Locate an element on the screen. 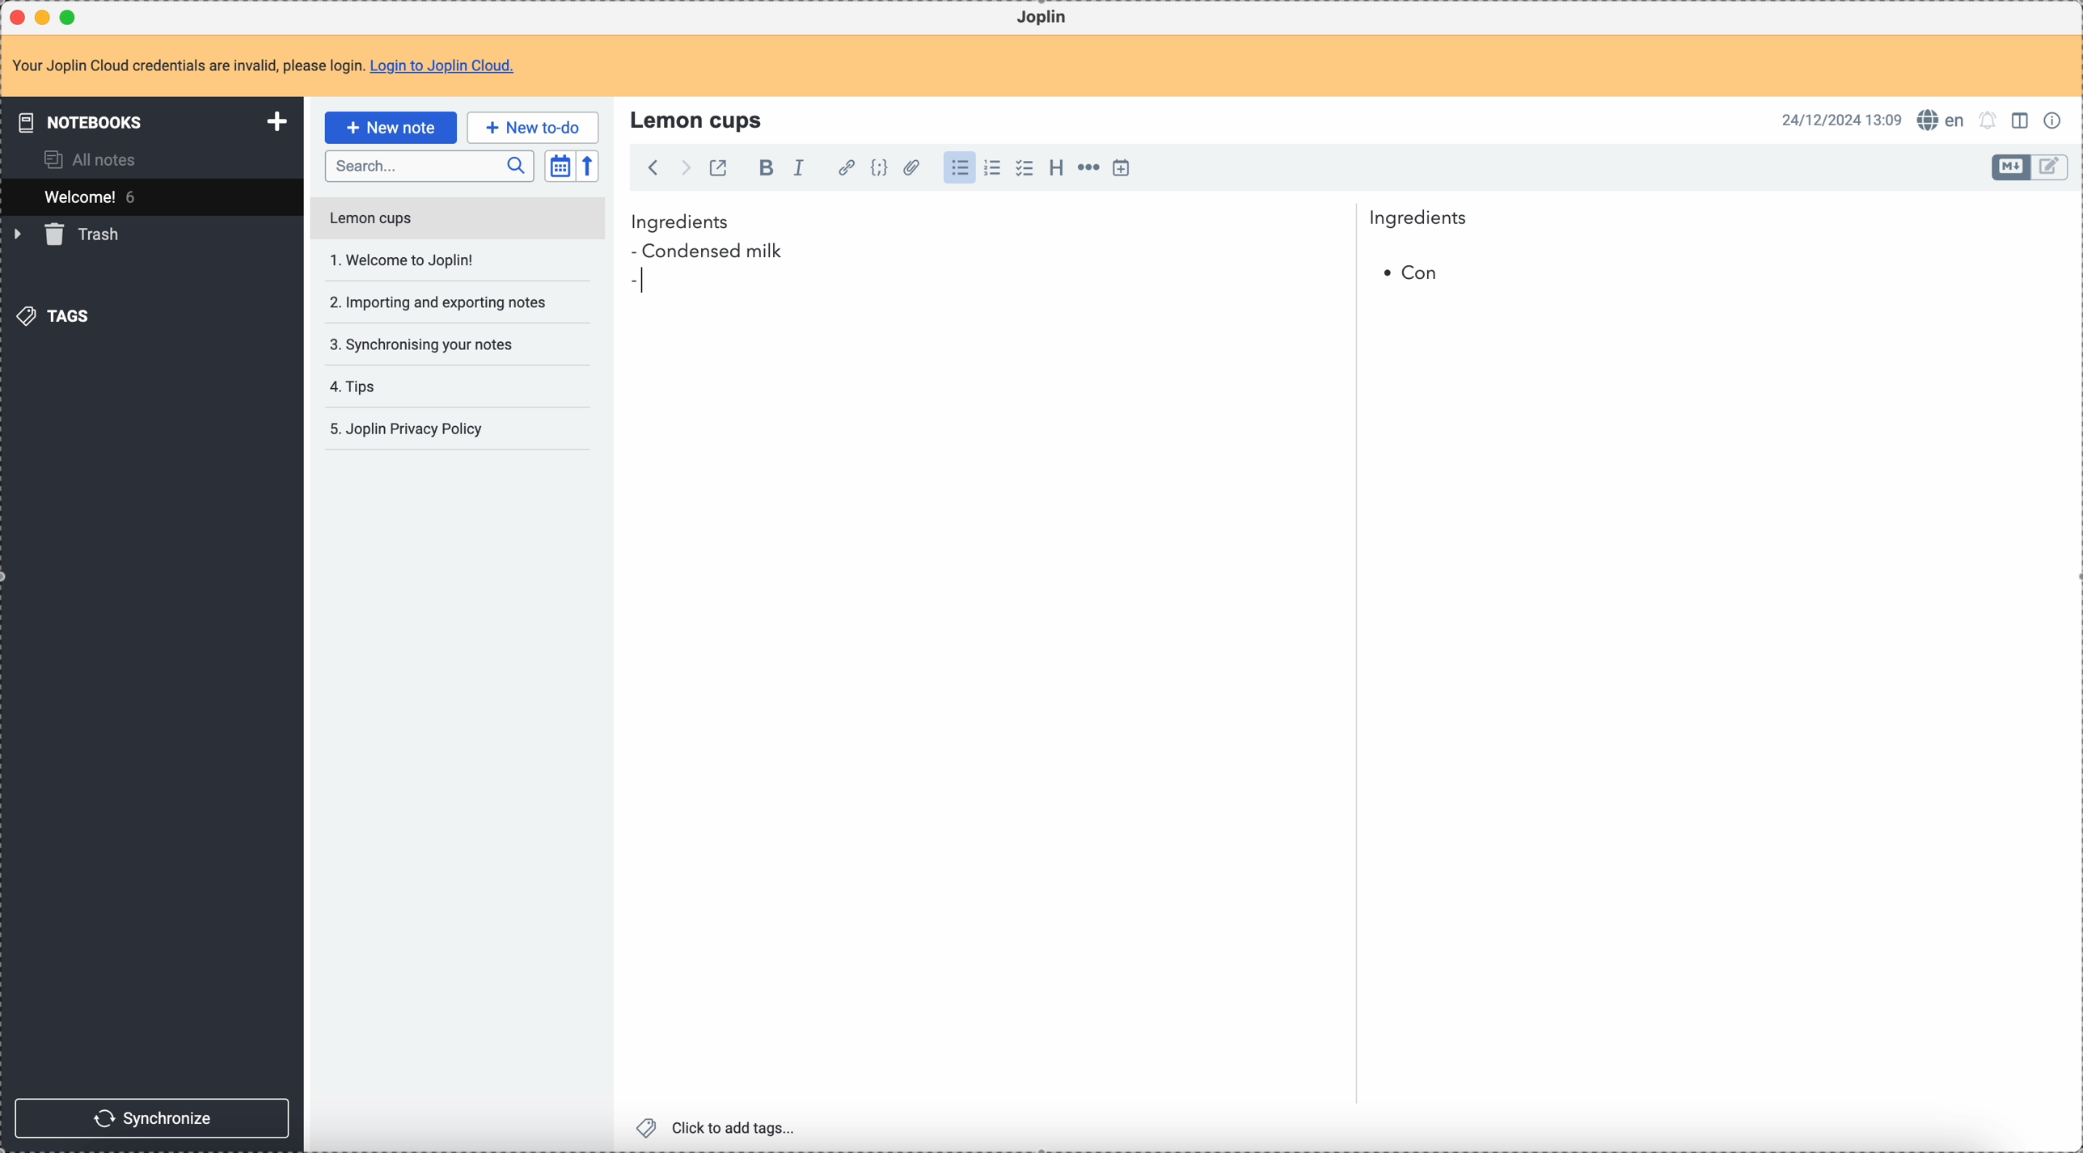 The height and width of the screenshot is (1153, 2083). insert time is located at coordinates (1121, 167).